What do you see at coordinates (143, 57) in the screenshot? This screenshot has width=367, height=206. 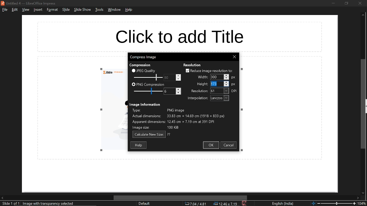 I see `current window` at bounding box center [143, 57].